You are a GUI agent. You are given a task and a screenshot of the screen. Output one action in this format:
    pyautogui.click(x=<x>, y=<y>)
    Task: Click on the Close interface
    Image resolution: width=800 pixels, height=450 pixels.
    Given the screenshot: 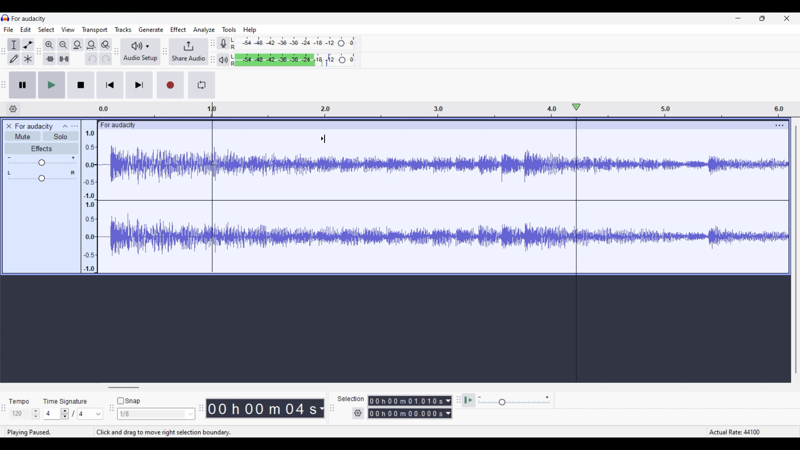 What is the action you would take?
    pyautogui.click(x=787, y=18)
    